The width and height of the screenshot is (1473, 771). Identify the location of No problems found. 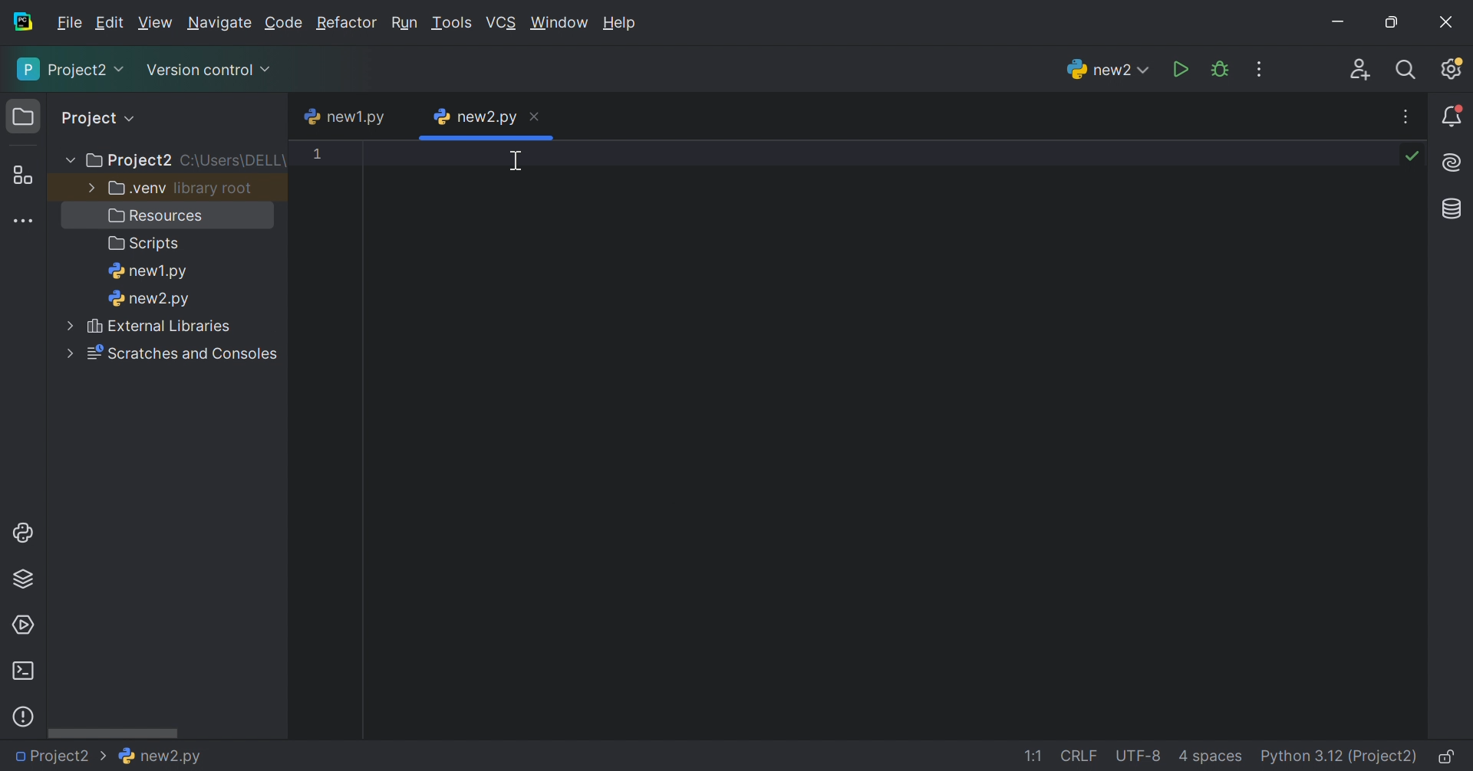
(1412, 156).